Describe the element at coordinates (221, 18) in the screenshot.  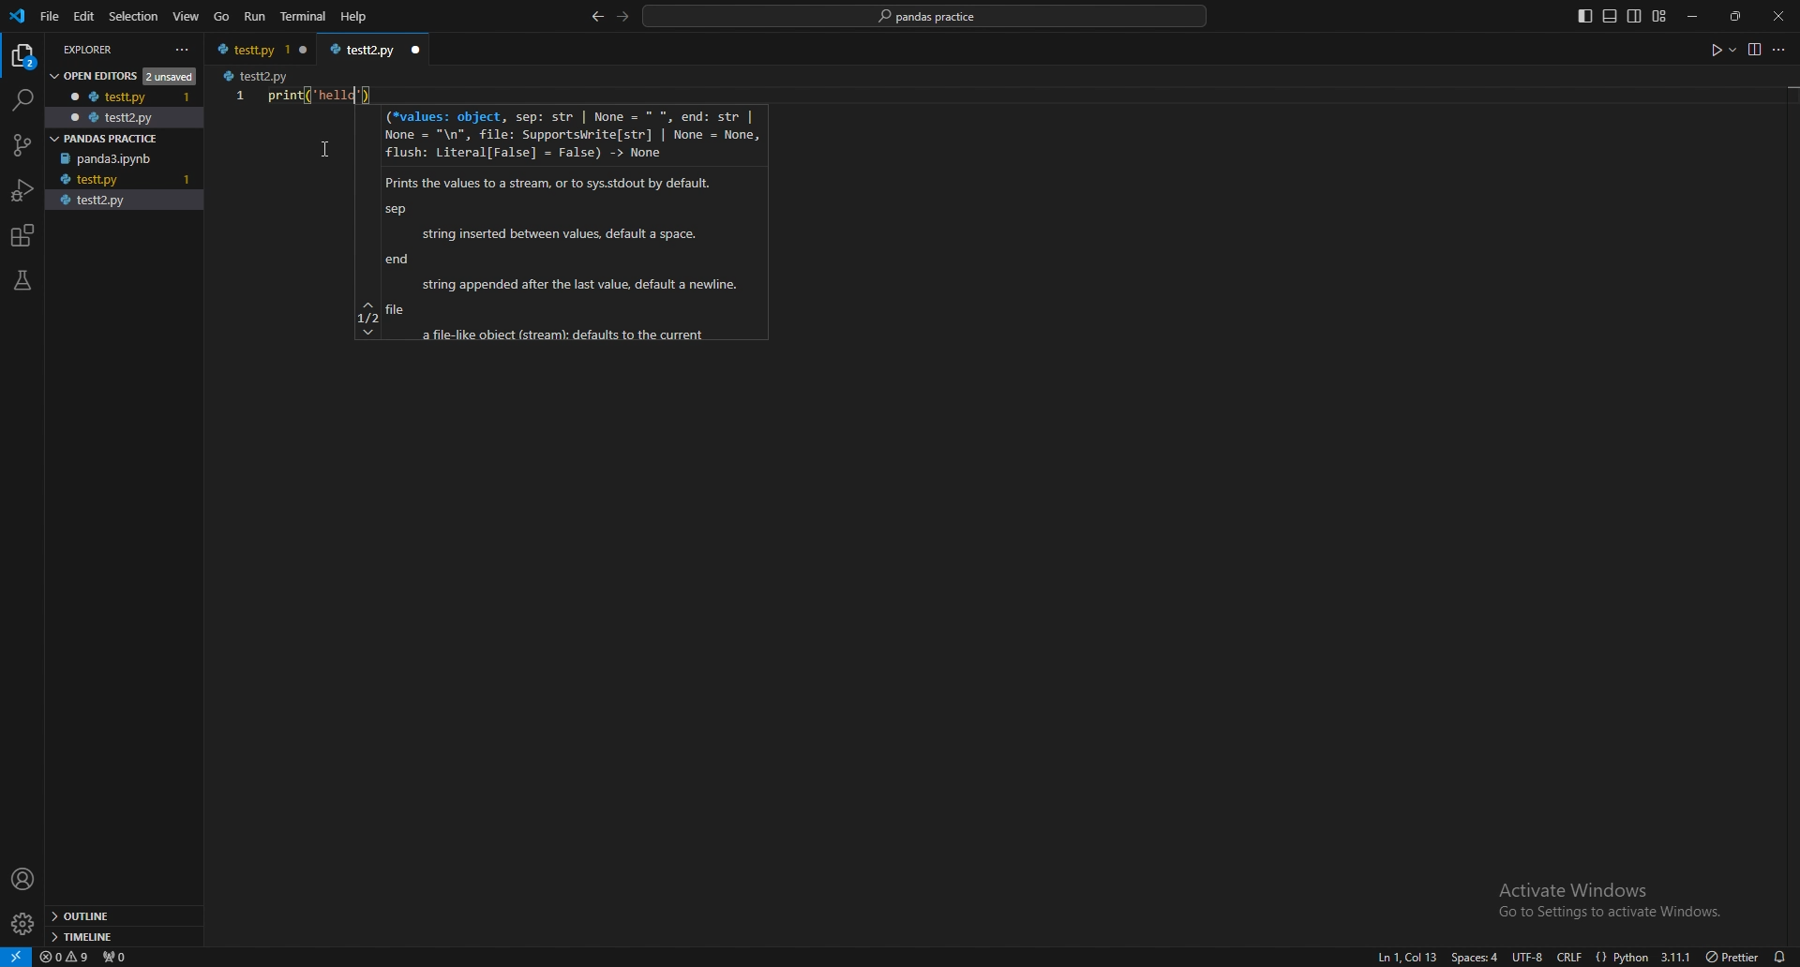
I see `go` at that location.